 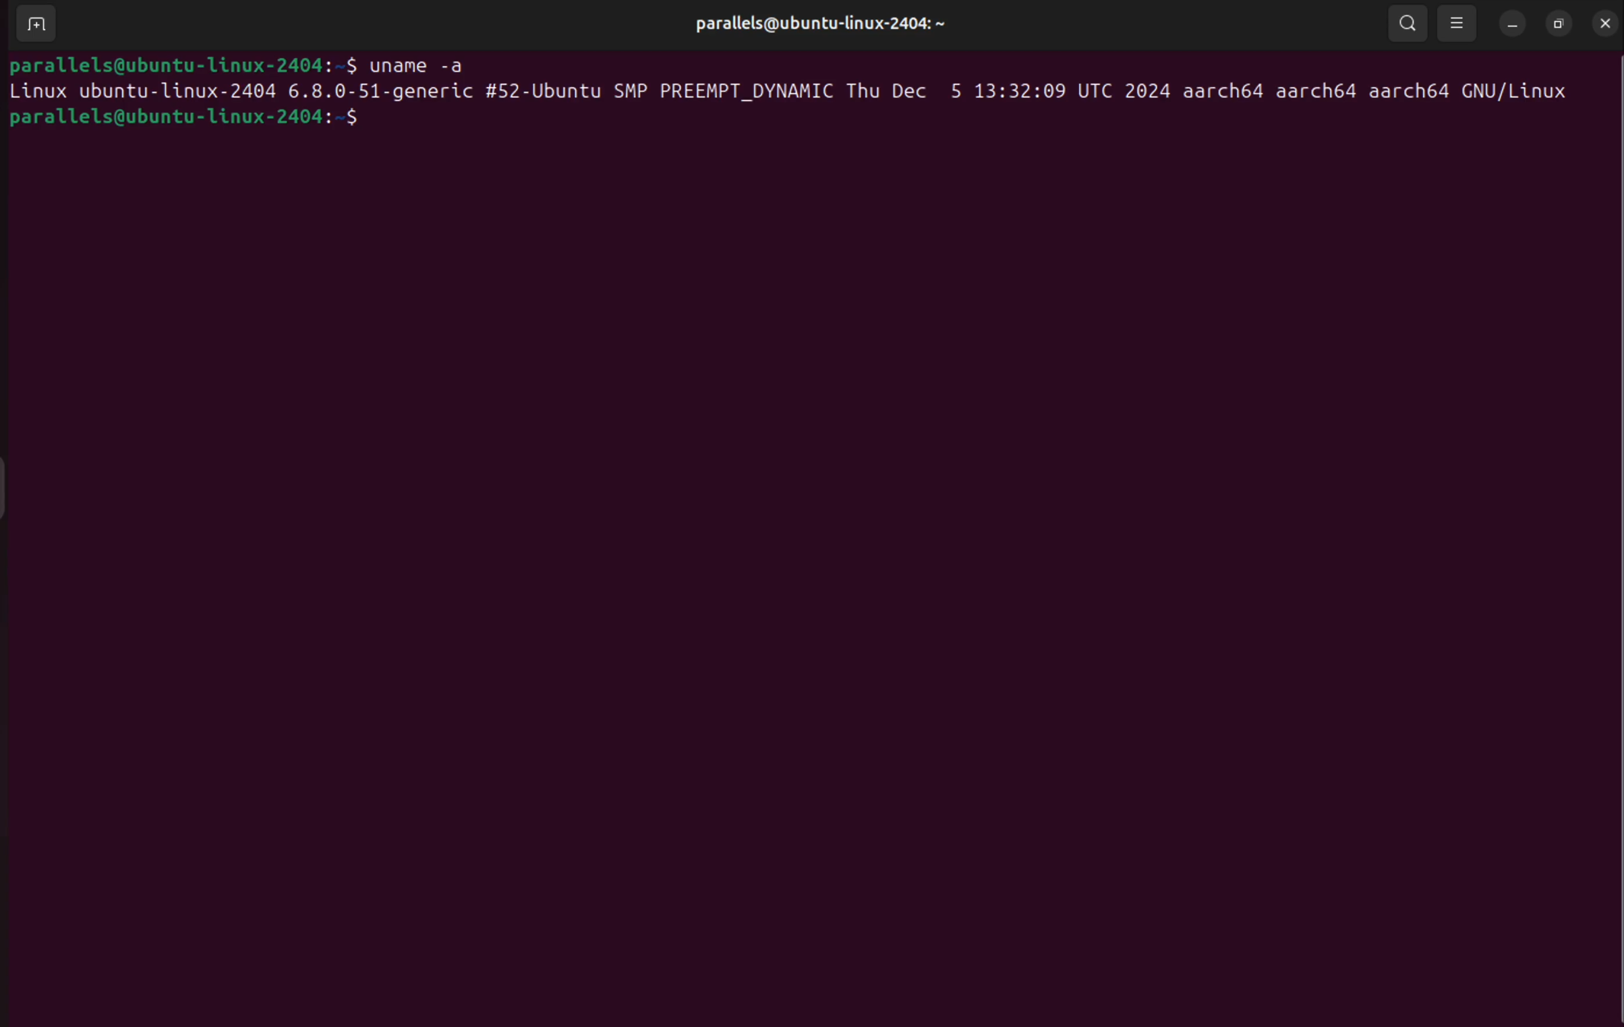 I want to click on view option, so click(x=1459, y=25).